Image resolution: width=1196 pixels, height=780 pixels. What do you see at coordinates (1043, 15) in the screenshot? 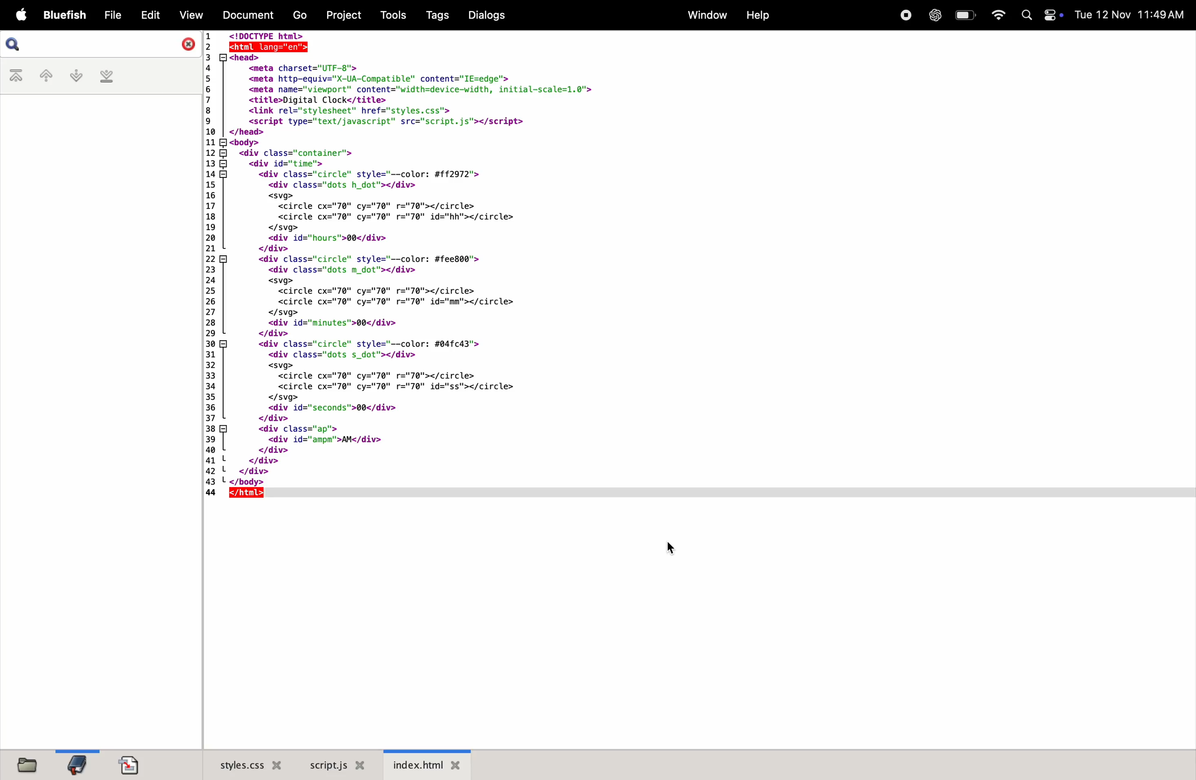
I see `apple widgets` at bounding box center [1043, 15].